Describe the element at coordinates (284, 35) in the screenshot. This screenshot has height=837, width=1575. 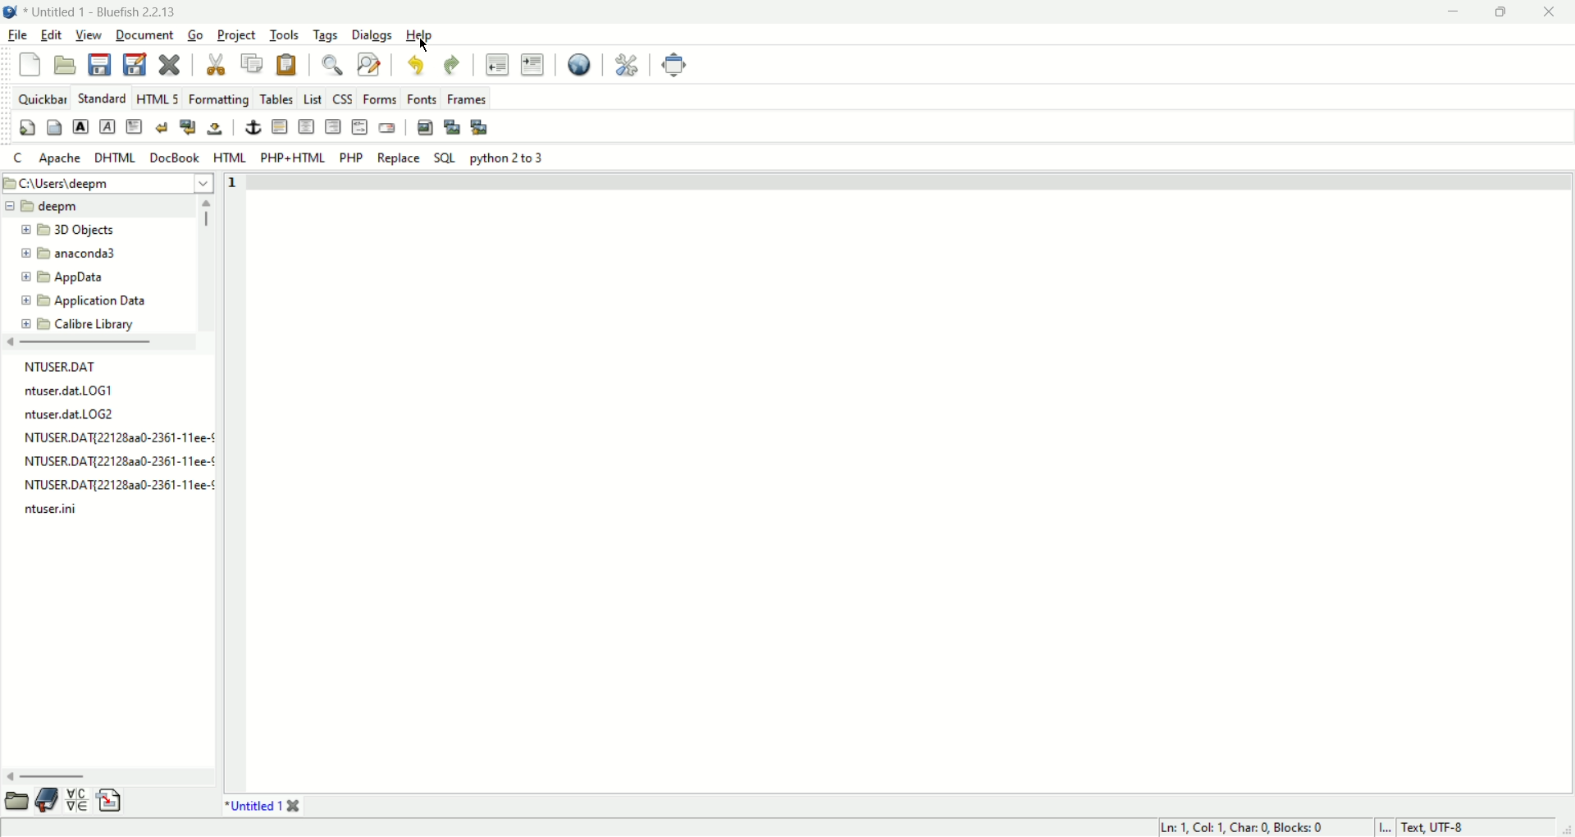
I see `tools` at that location.